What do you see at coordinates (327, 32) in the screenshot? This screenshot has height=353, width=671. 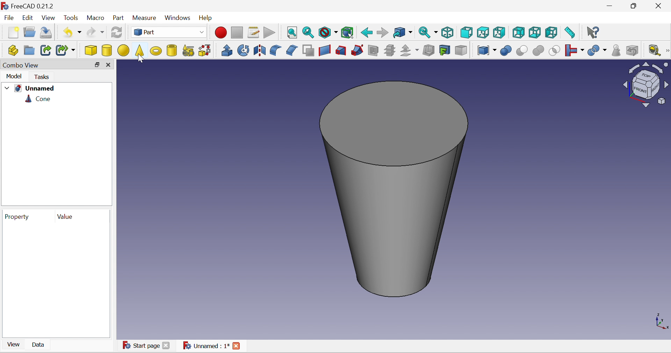 I see `Draw style` at bounding box center [327, 32].